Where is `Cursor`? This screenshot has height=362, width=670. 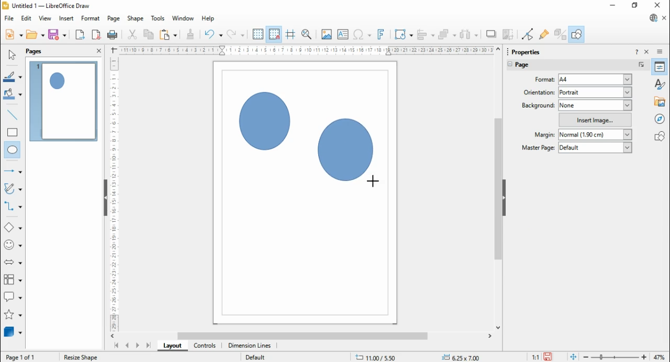
Cursor is located at coordinates (371, 182).